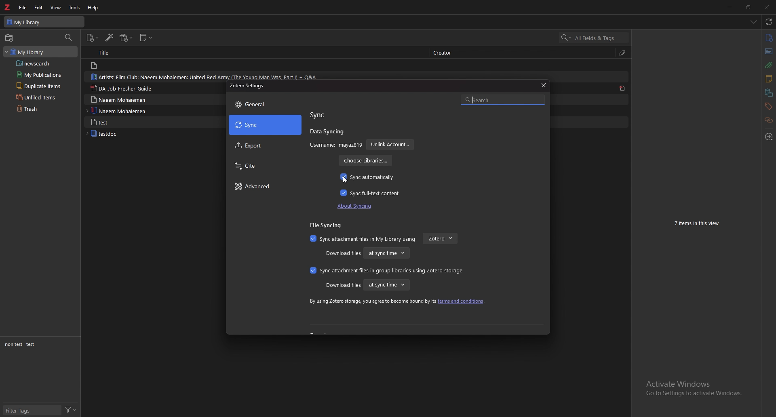 The width and height of the screenshot is (776, 417). Describe the element at coordinates (363, 239) in the screenshot. I see `sync attachment files in my library using` at that location.